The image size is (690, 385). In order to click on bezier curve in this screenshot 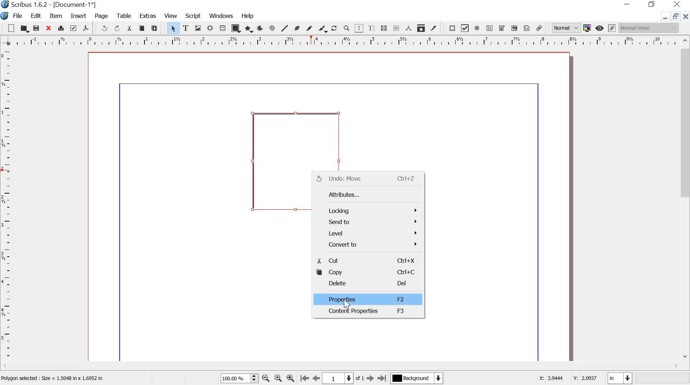, I will do `click(299, 28)`.